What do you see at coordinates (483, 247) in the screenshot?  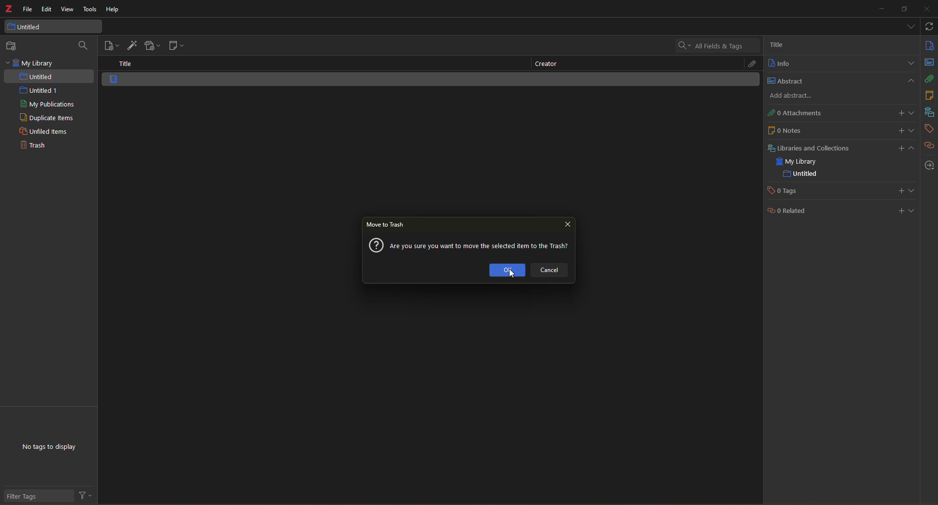 I see `message` at bounding box center [483, 247].